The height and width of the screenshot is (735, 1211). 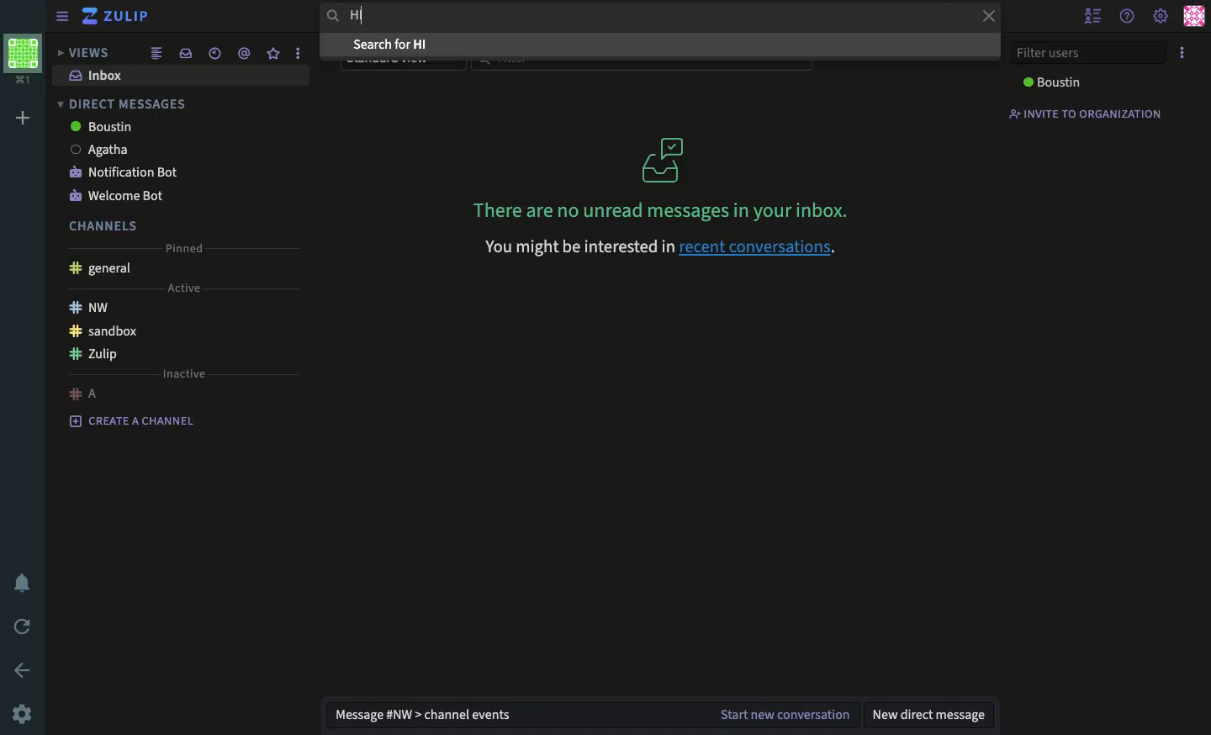 What do you see at coordinates (1125, 19) in the screenshot?
I see `help` at bounding box center [1125, 19].